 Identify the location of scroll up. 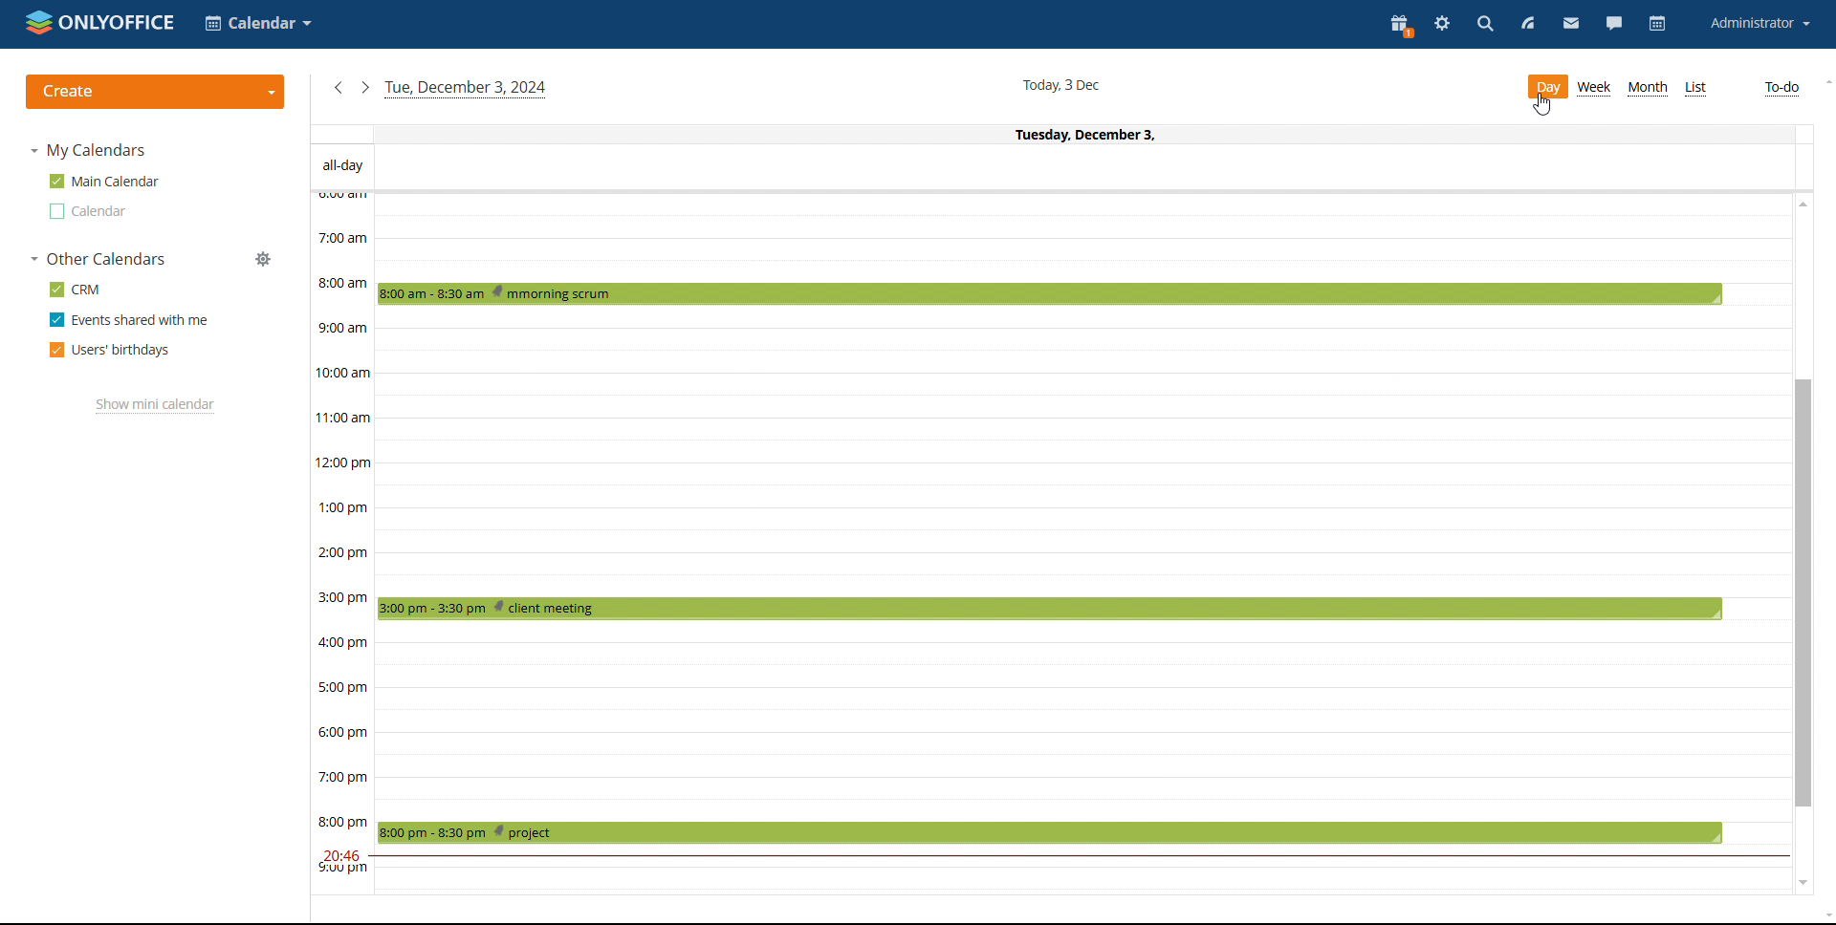
(1825, 82).